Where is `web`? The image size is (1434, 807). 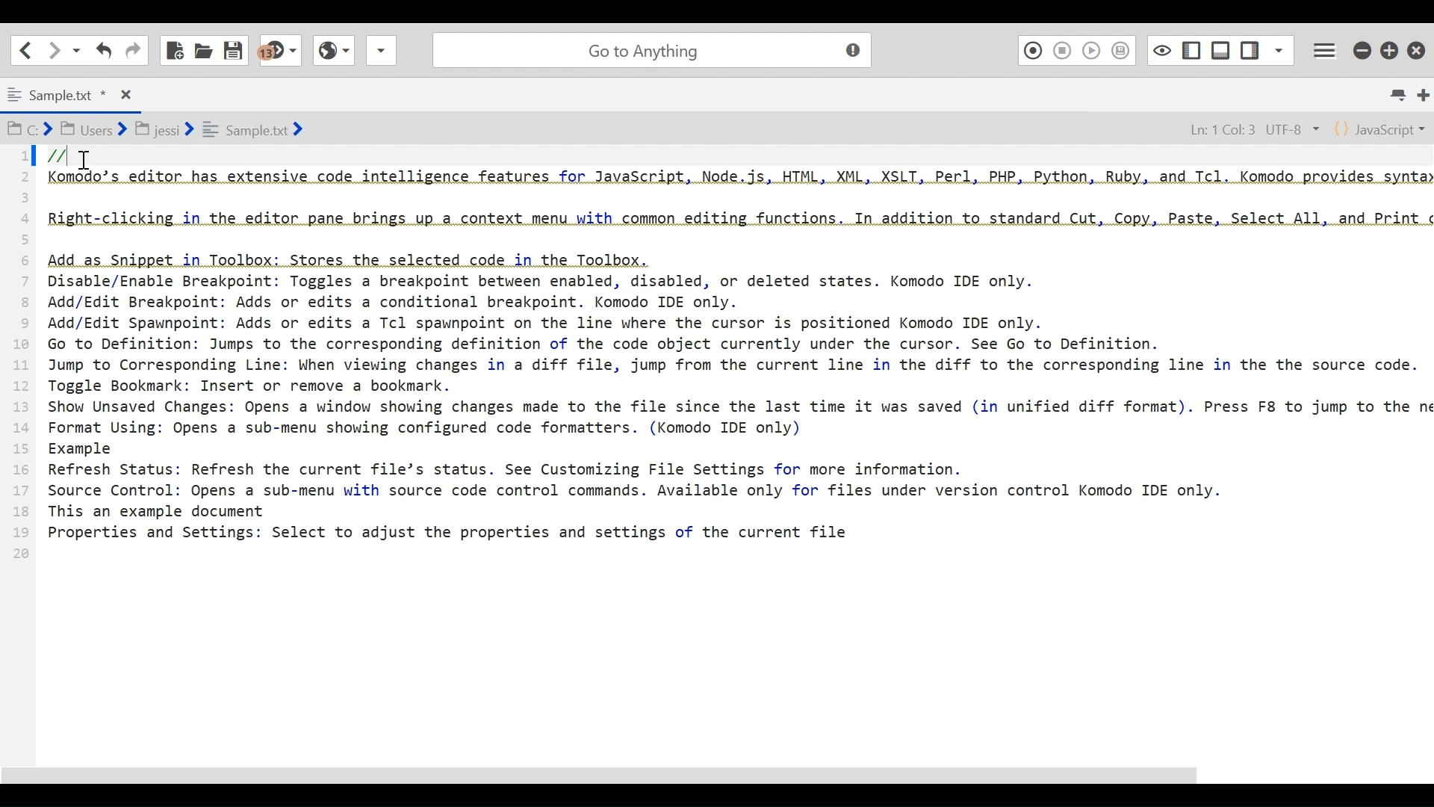 web is located at coordinates (332, 55).